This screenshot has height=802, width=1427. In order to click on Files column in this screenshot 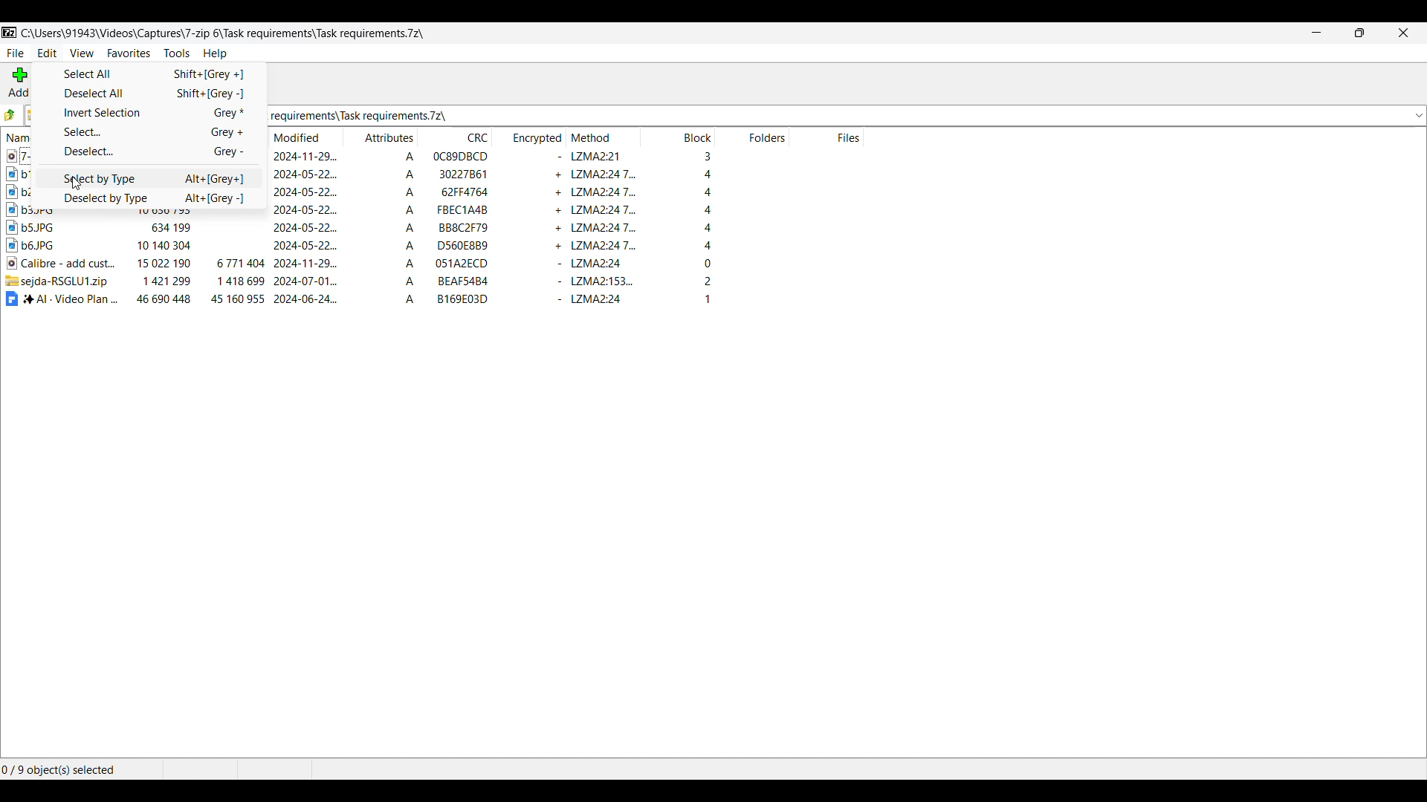, I will do `click(826, 136)`.